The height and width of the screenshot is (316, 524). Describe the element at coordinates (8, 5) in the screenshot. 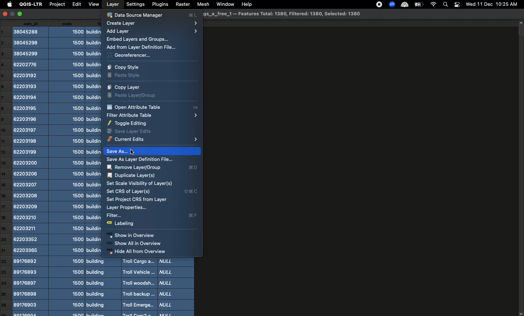

I see `Apple` at that location.